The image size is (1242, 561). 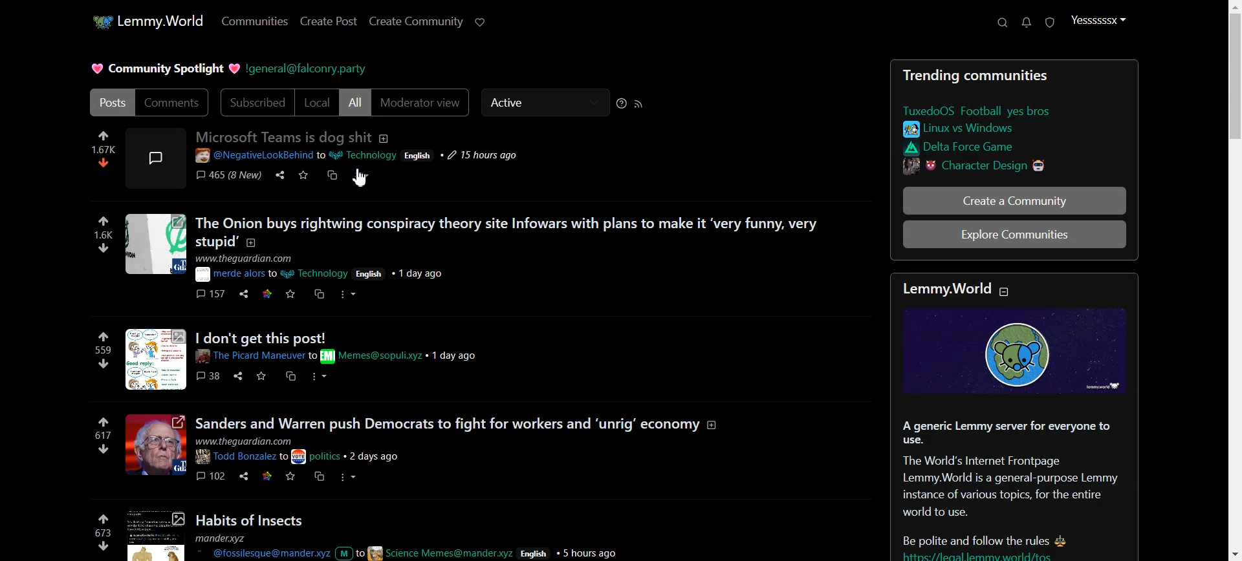 What do you see at coordinates (1027, 23) in the screenshot?
I see `Unread message` at bounding box center [1027, 23].